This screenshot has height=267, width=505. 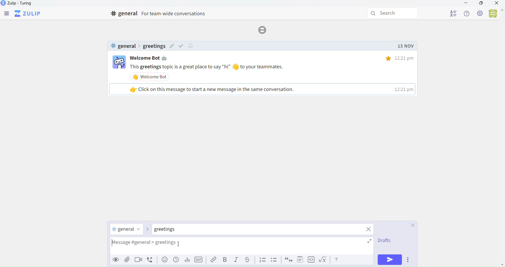 I want to click on schedule, so click(x=176, y=261).